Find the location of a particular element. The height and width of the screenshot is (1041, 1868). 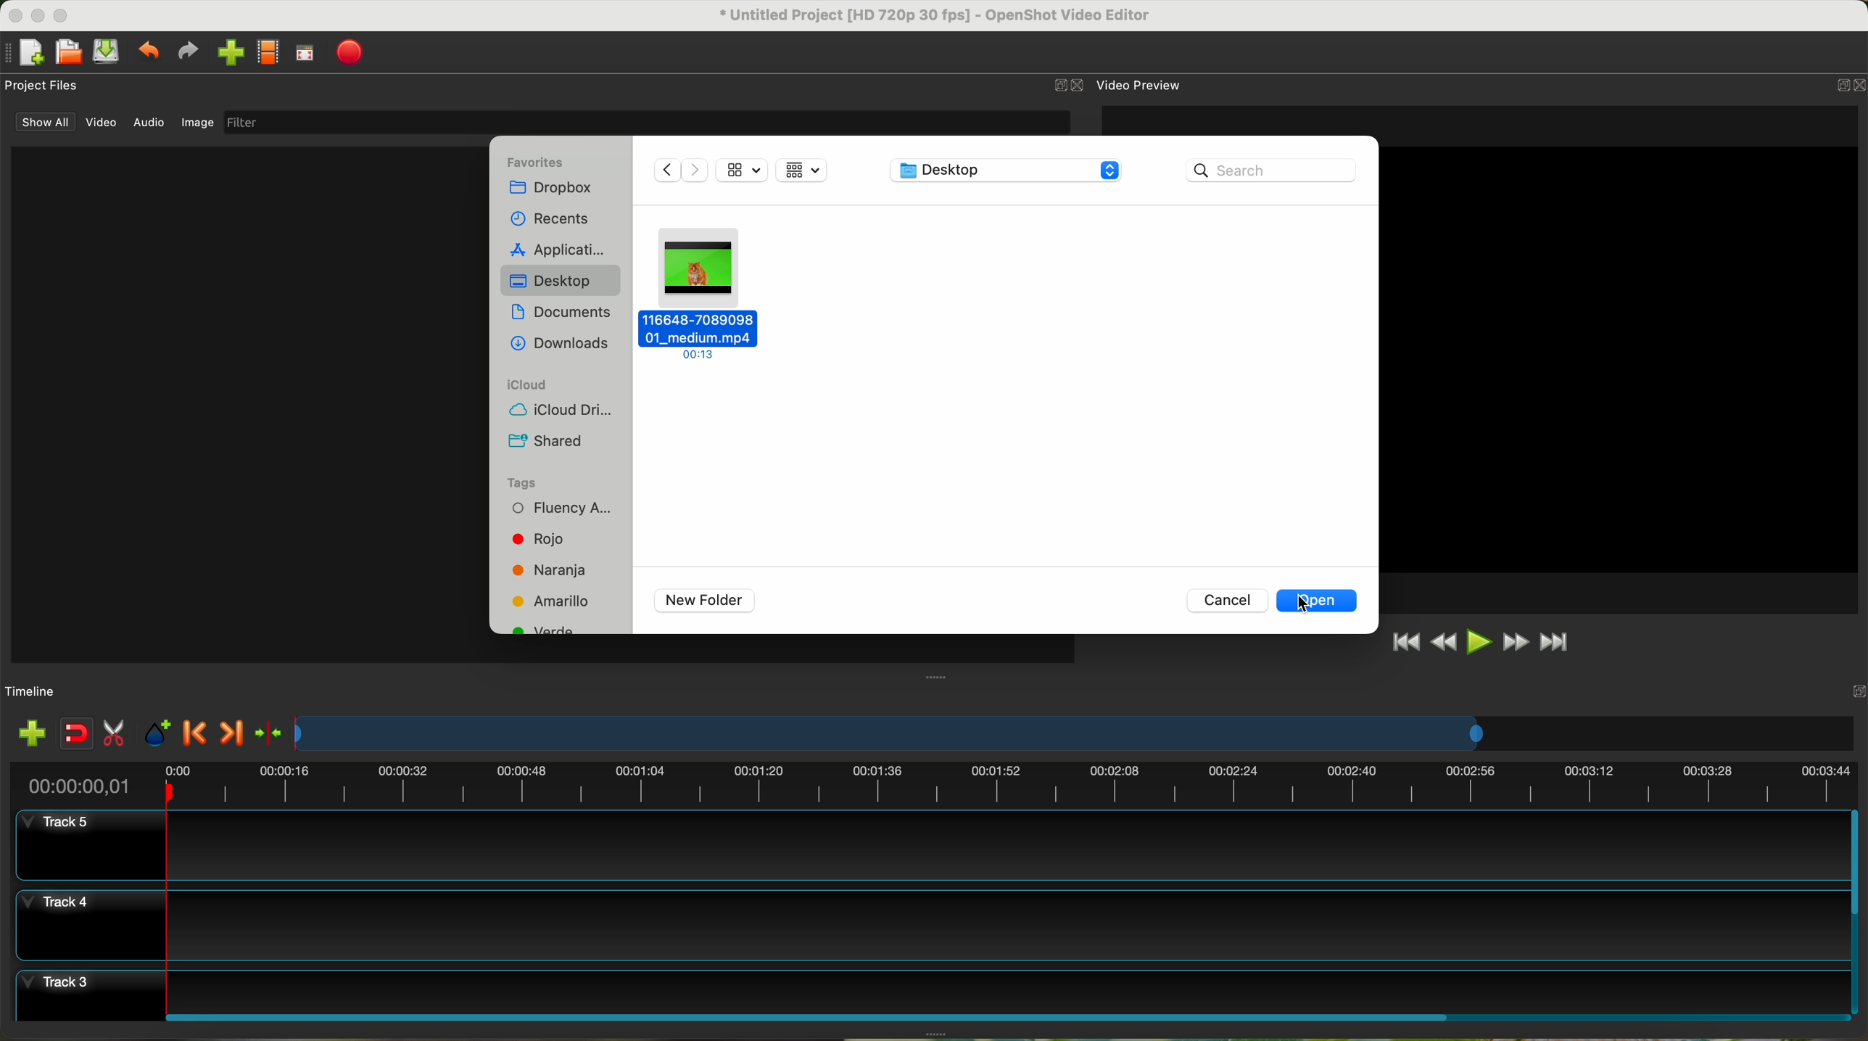

click on import file is located at coordinates (227, 47).